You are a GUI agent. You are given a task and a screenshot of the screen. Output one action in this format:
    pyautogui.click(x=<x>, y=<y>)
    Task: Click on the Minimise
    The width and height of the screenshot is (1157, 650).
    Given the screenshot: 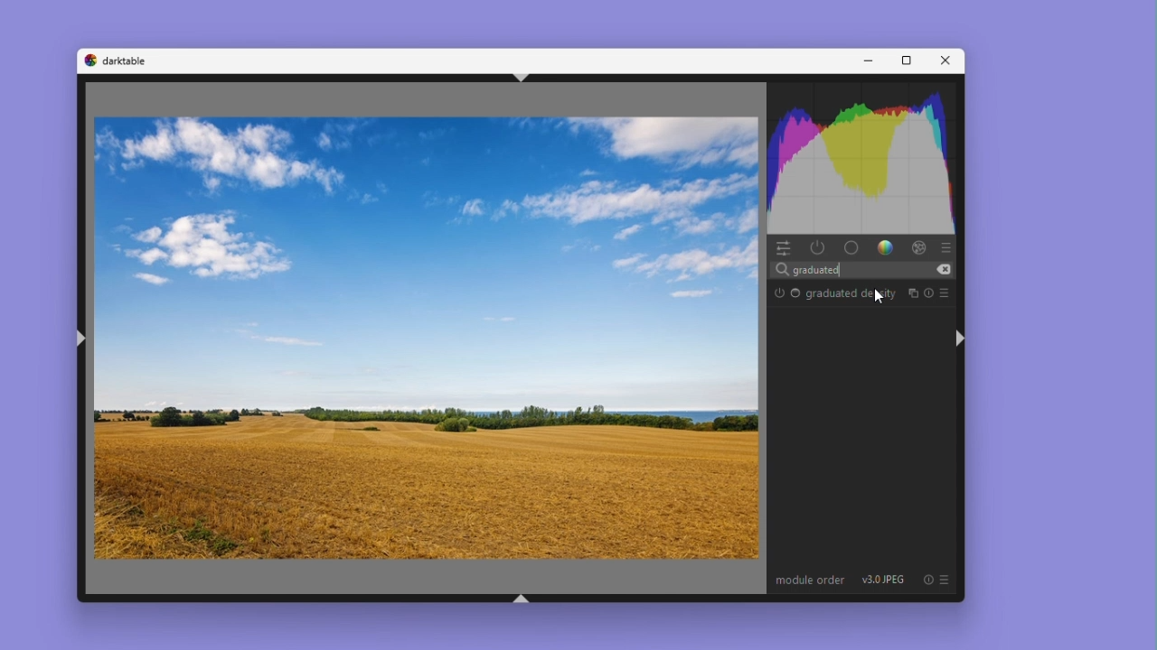 What is the action you would take?
    pyautogui.click(x=867, y=60)
    